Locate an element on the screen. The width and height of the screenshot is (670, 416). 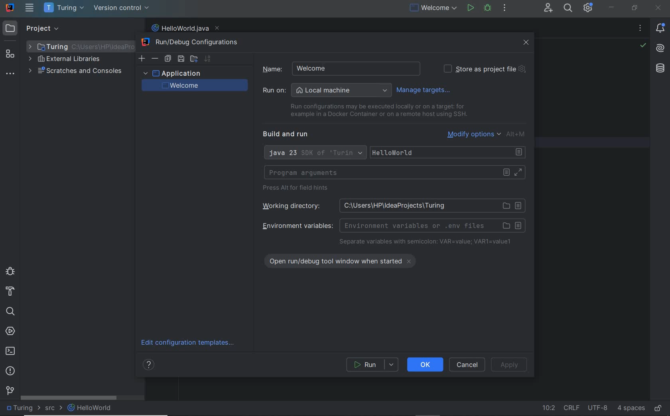
go to line is located at coordinates (548, 409).